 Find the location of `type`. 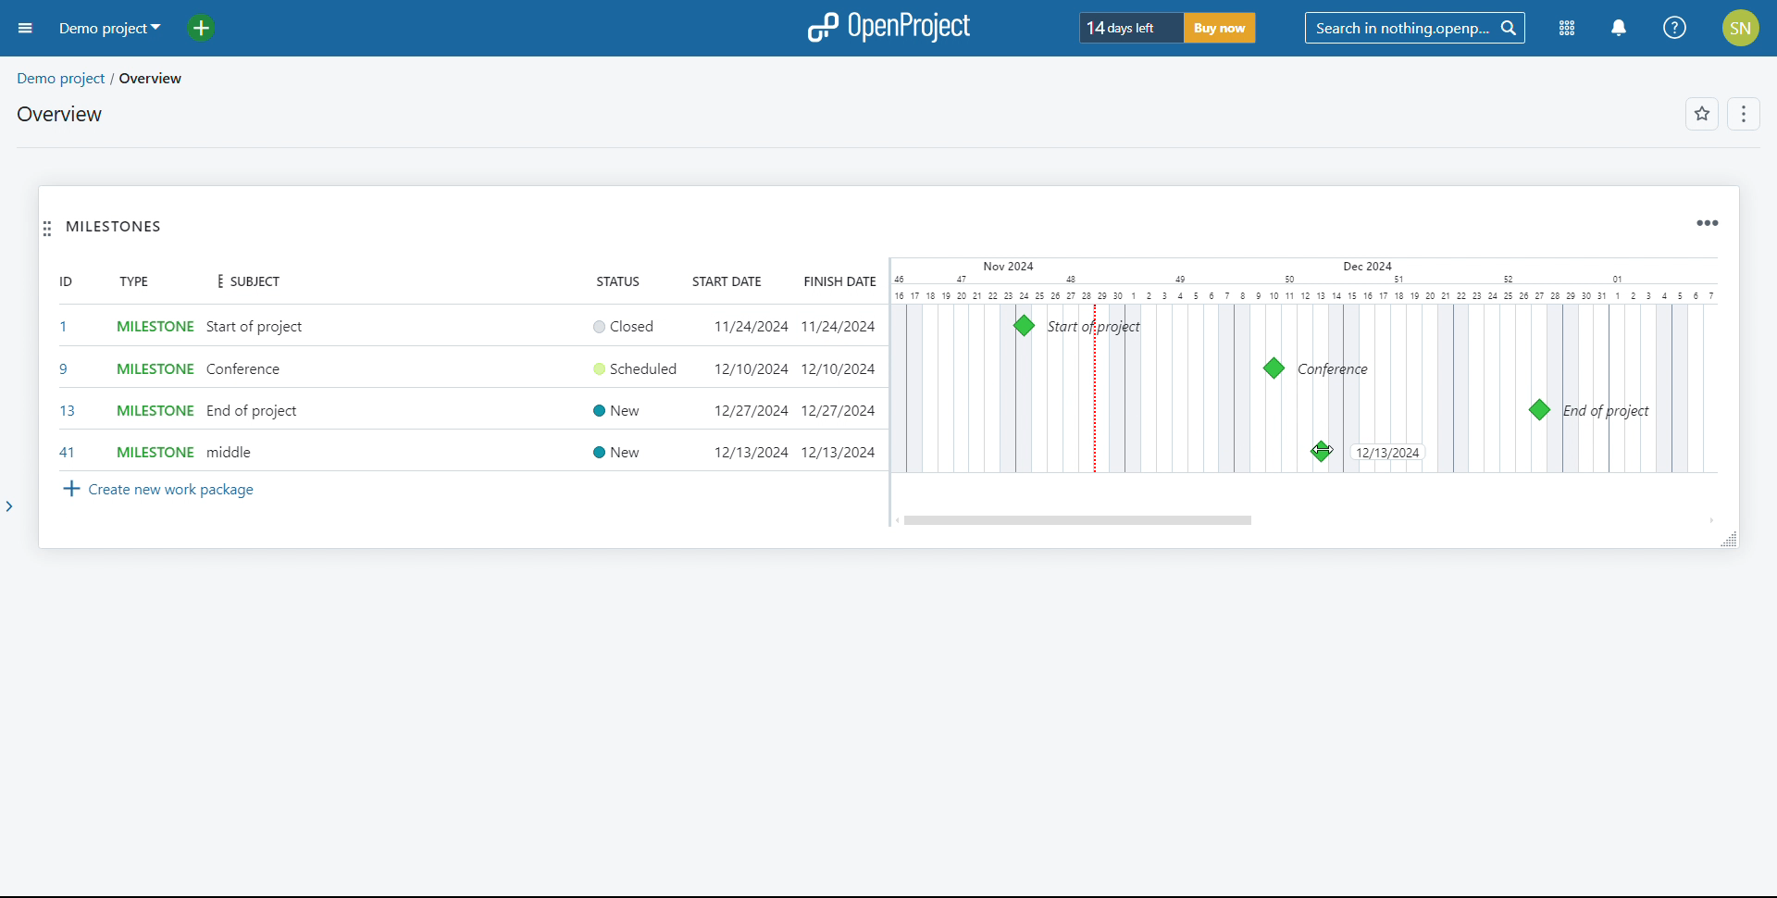

type is located at coordinates (133, 281).